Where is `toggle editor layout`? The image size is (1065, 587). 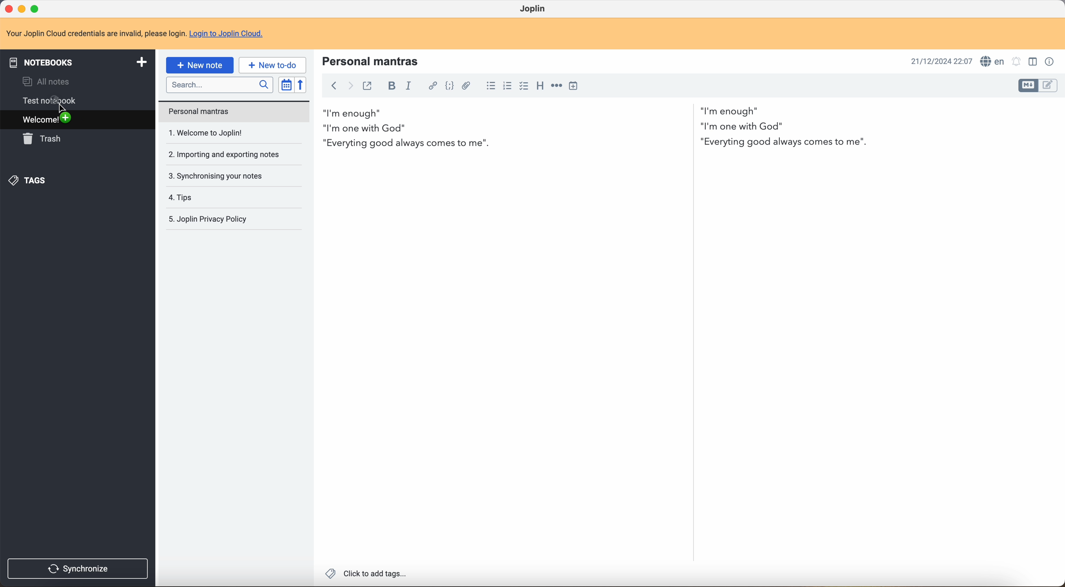
toggle editor layout is located at coordinates (1051, 84).